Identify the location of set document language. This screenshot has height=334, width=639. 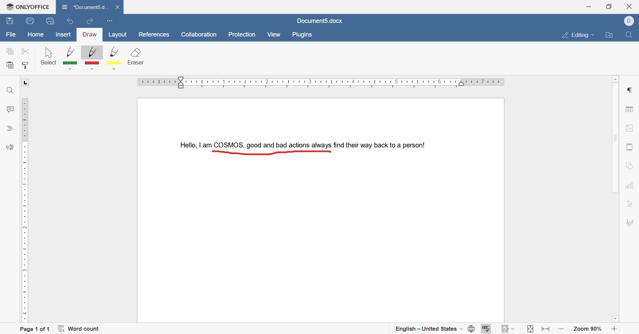
(470, 329).